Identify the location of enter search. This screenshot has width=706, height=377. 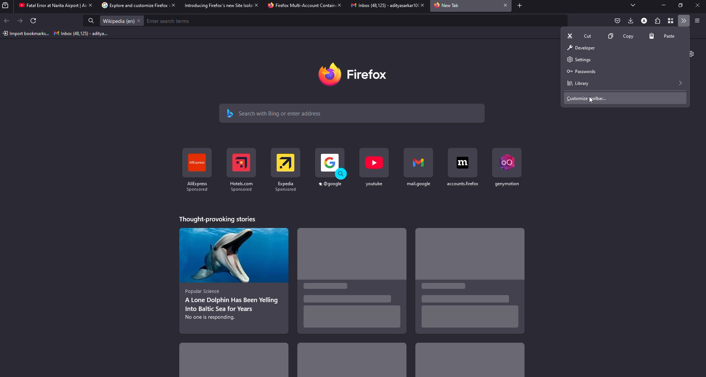
(170, 21).